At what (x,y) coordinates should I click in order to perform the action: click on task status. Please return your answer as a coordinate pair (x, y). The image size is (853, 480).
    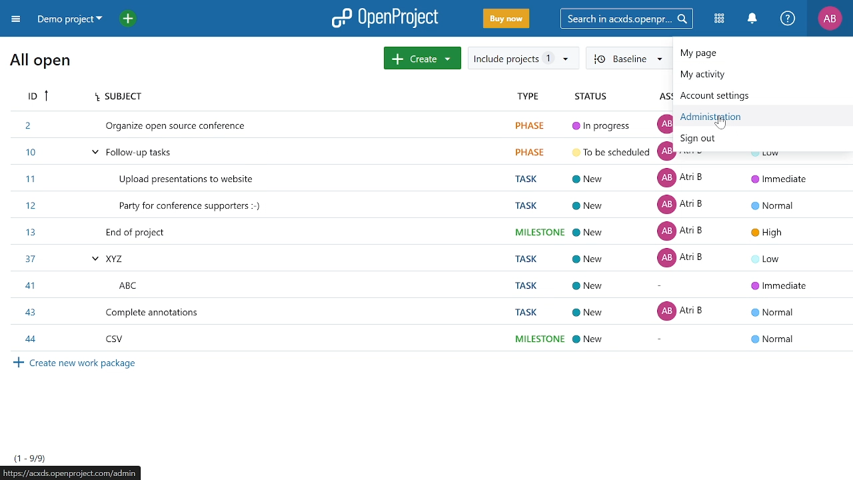
    Looking at the image, I should click on (608, 231).